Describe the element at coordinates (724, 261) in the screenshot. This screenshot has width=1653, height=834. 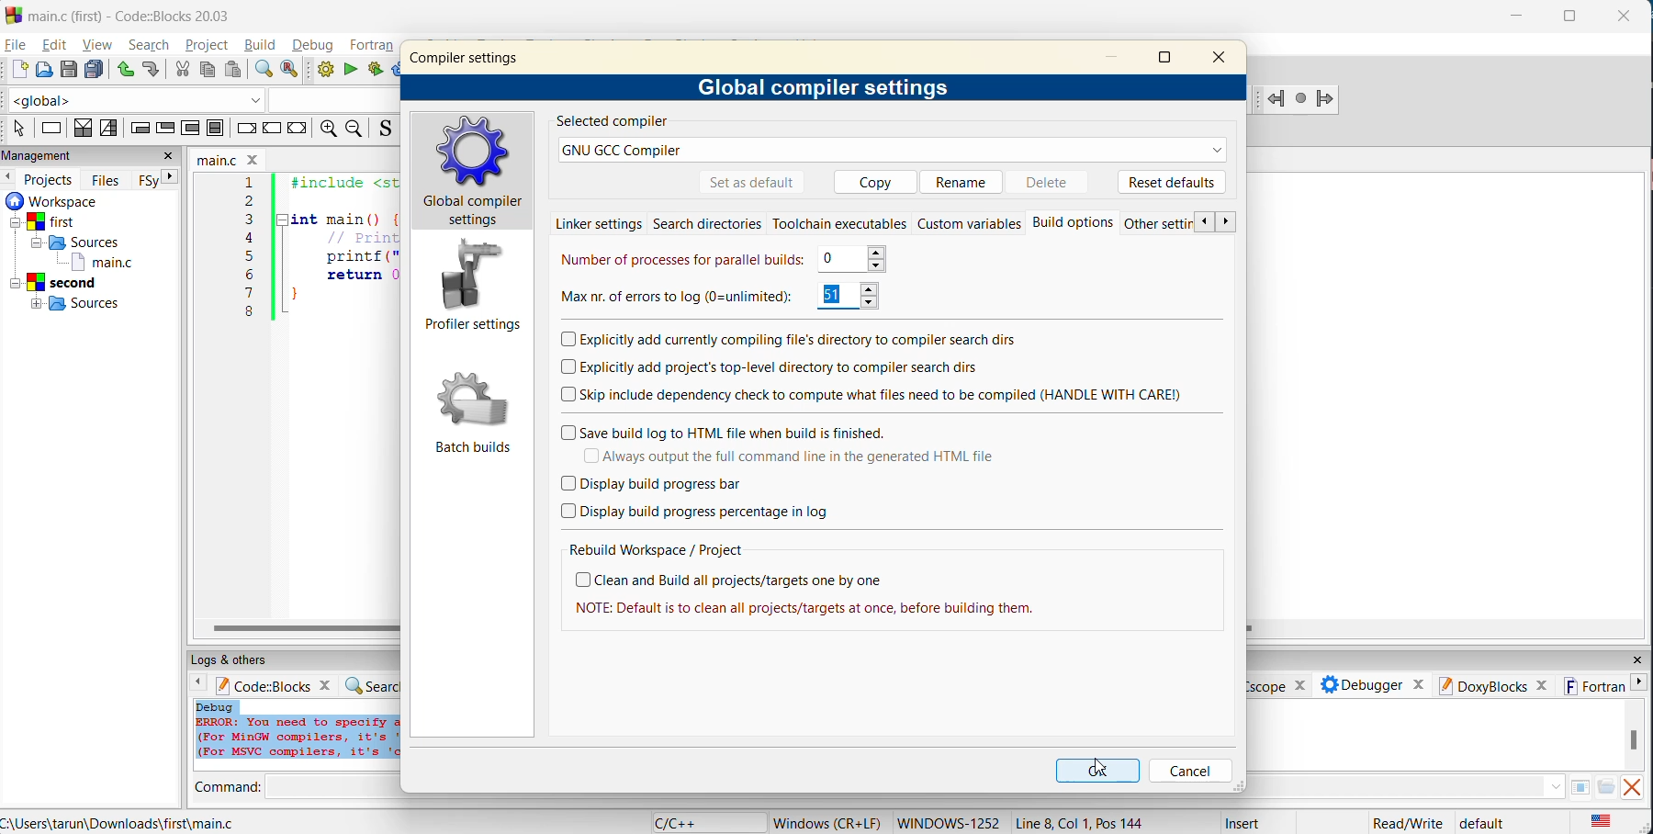
I see `number of processes for parallel builds 0` at that location.